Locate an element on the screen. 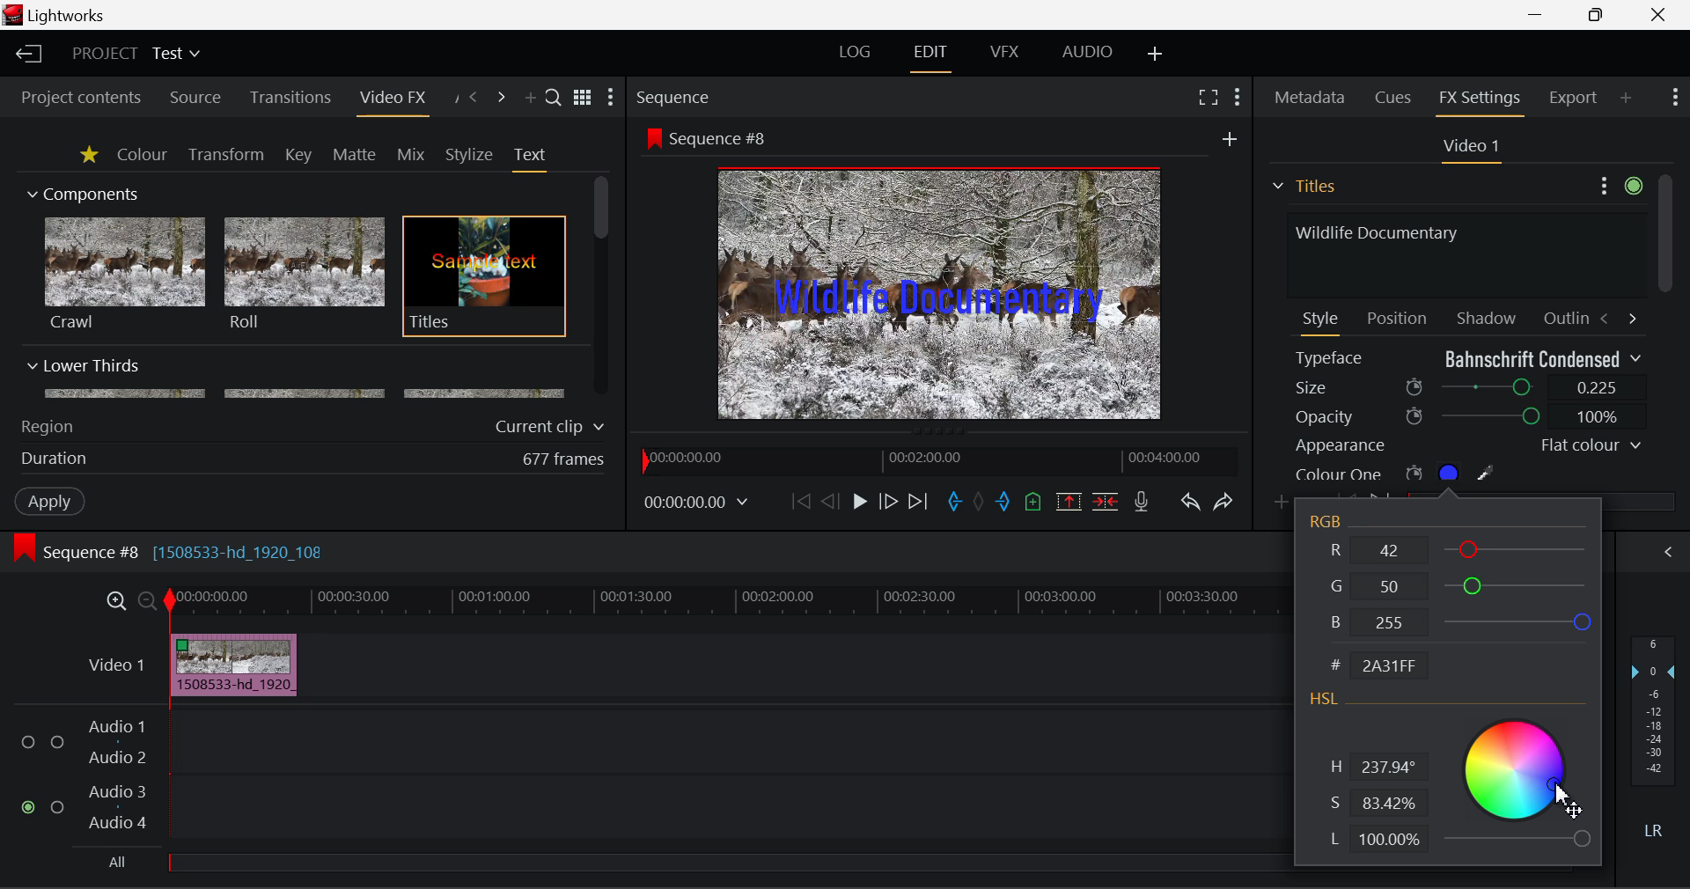 The height and width of the screenshot is (889, 1690). Project contents is located at coordinates (73, 98).